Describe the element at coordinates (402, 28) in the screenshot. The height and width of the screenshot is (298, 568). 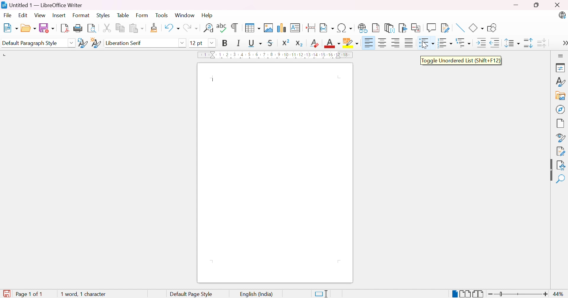
I see `Insert bookmark` at that location.